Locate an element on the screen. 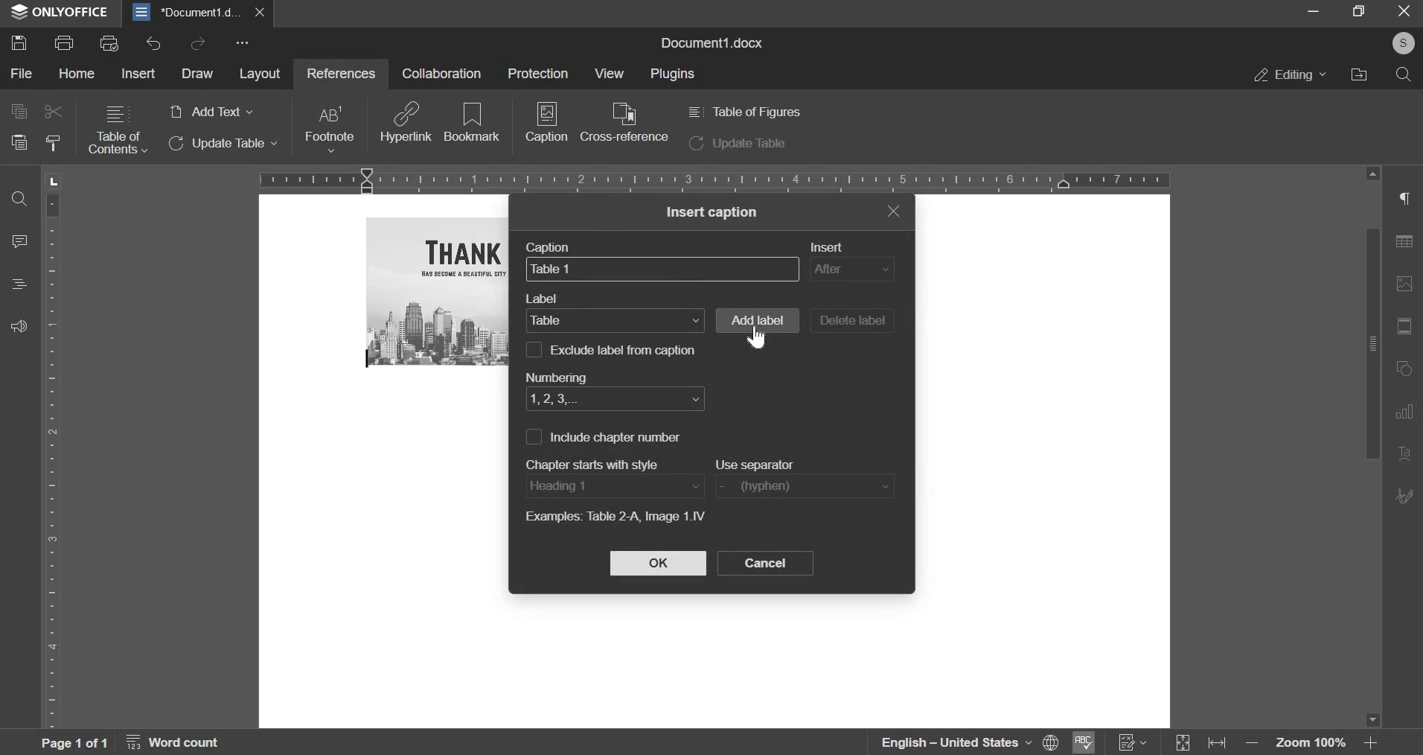 This screenshot has width=1423, height=755. delete label is located at coordinates (852, 321).